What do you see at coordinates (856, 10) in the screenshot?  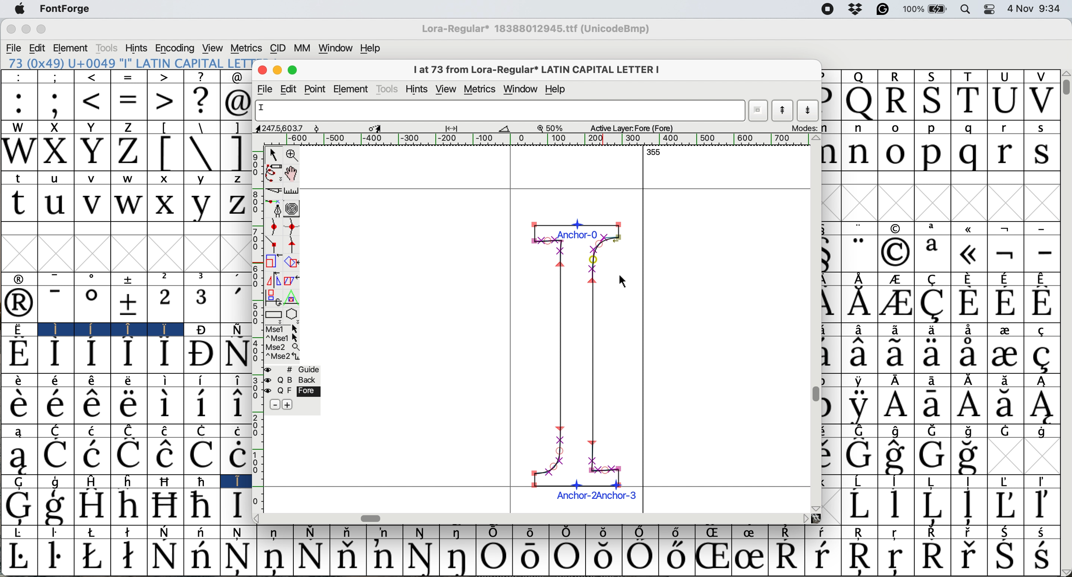 I see `drop box` at bounding box center [856, 10].